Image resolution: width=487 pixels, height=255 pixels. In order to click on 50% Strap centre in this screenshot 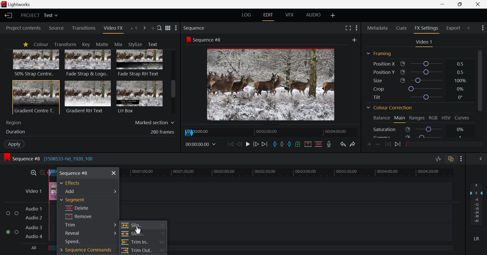, I will do `click(36, 63)`.